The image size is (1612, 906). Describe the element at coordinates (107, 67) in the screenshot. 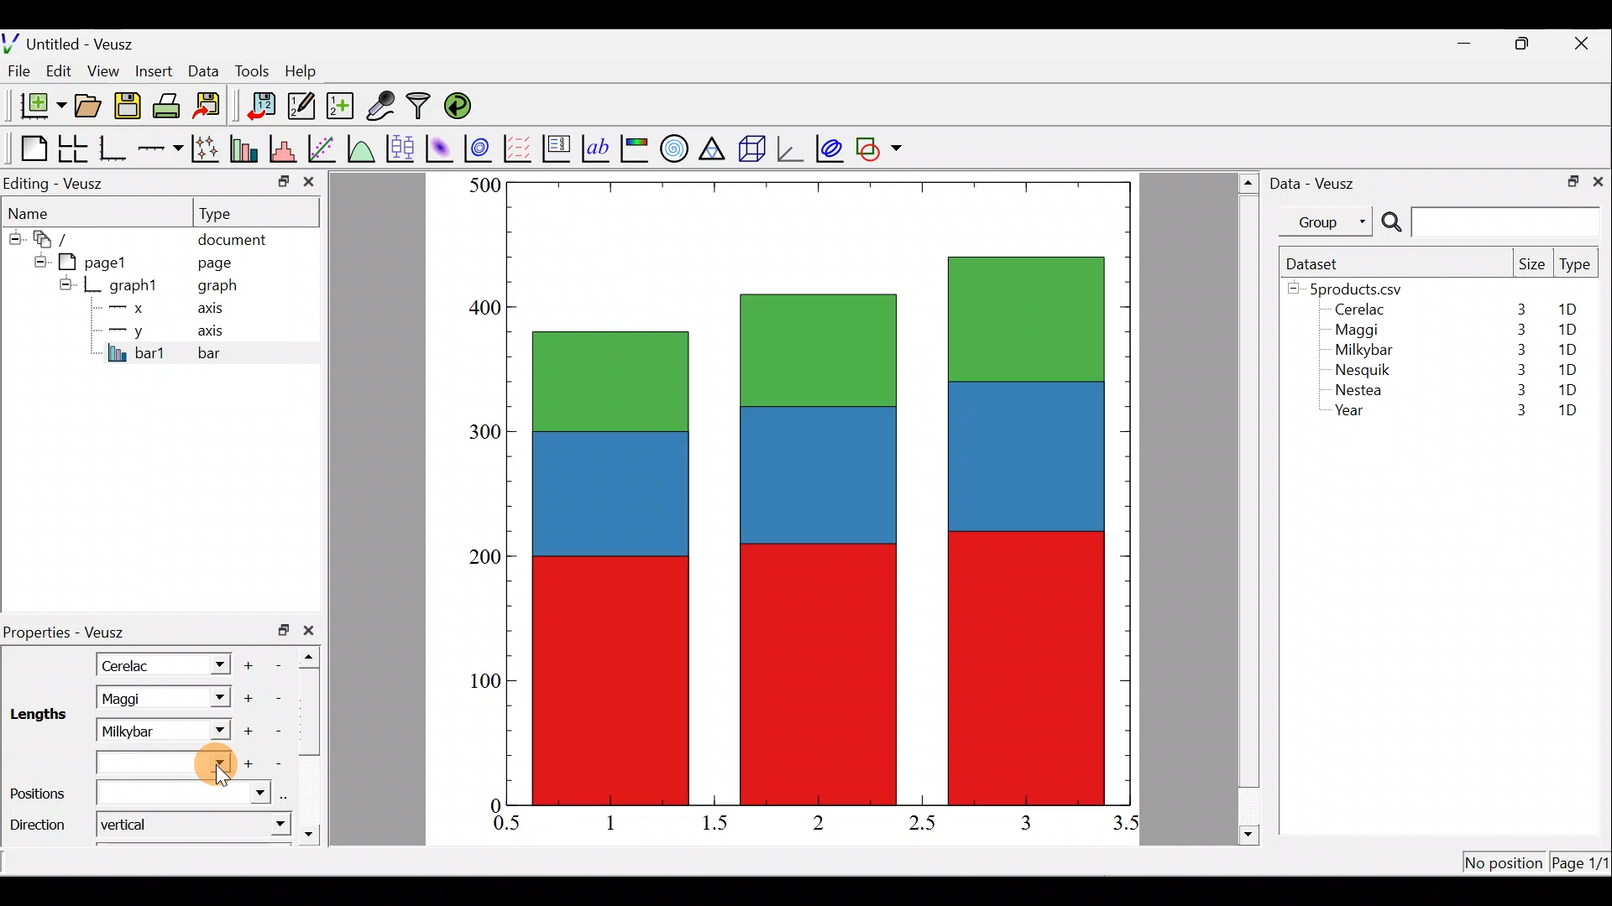

I see `View` at that location.